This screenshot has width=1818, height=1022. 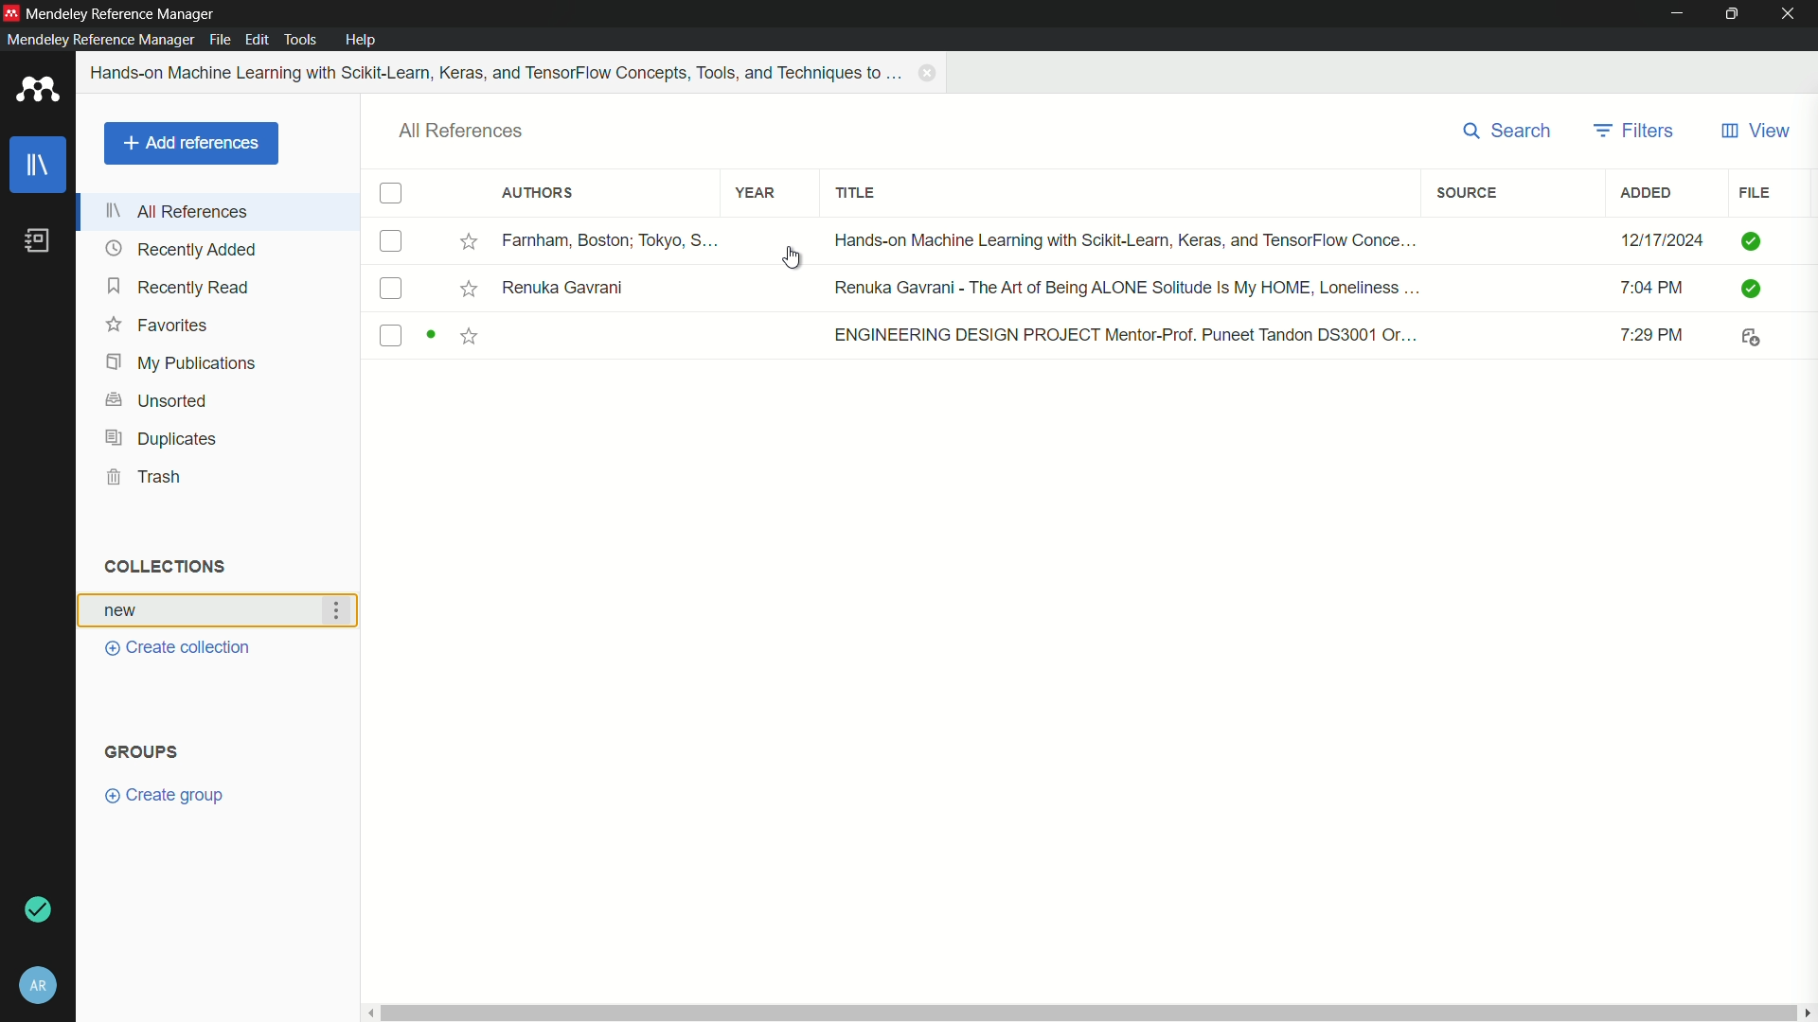 What do you see at coordinates (1793, 14) in the screenshot?
I see `close` at bounding box center [1793, 14].